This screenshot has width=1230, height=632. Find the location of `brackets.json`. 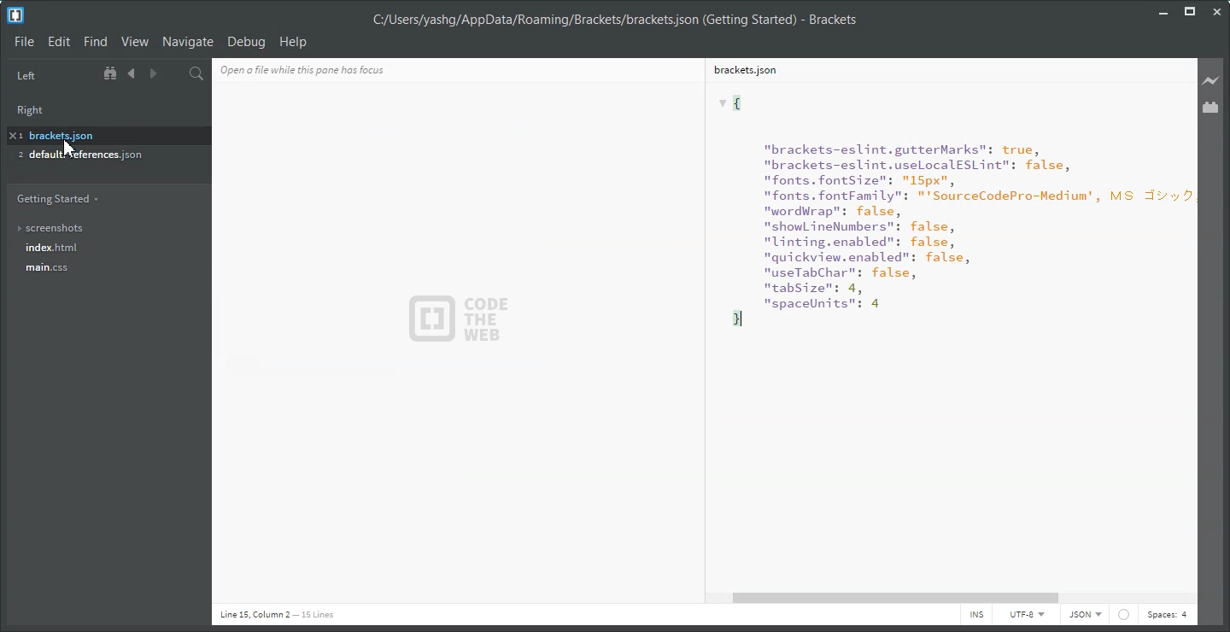

brackets.json is located at coordinates (103, 134).